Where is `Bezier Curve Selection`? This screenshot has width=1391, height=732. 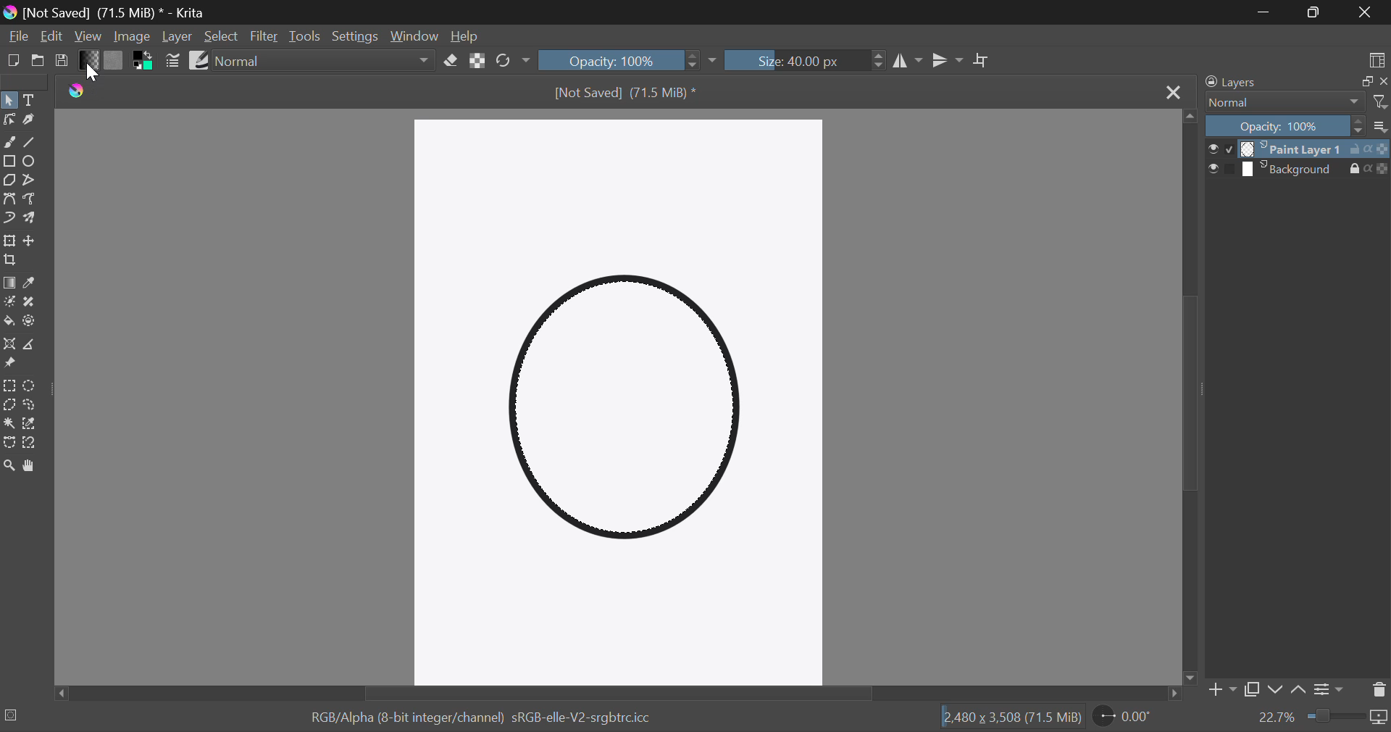 Bezier Curve Selection is located at coordinates (9, 444).